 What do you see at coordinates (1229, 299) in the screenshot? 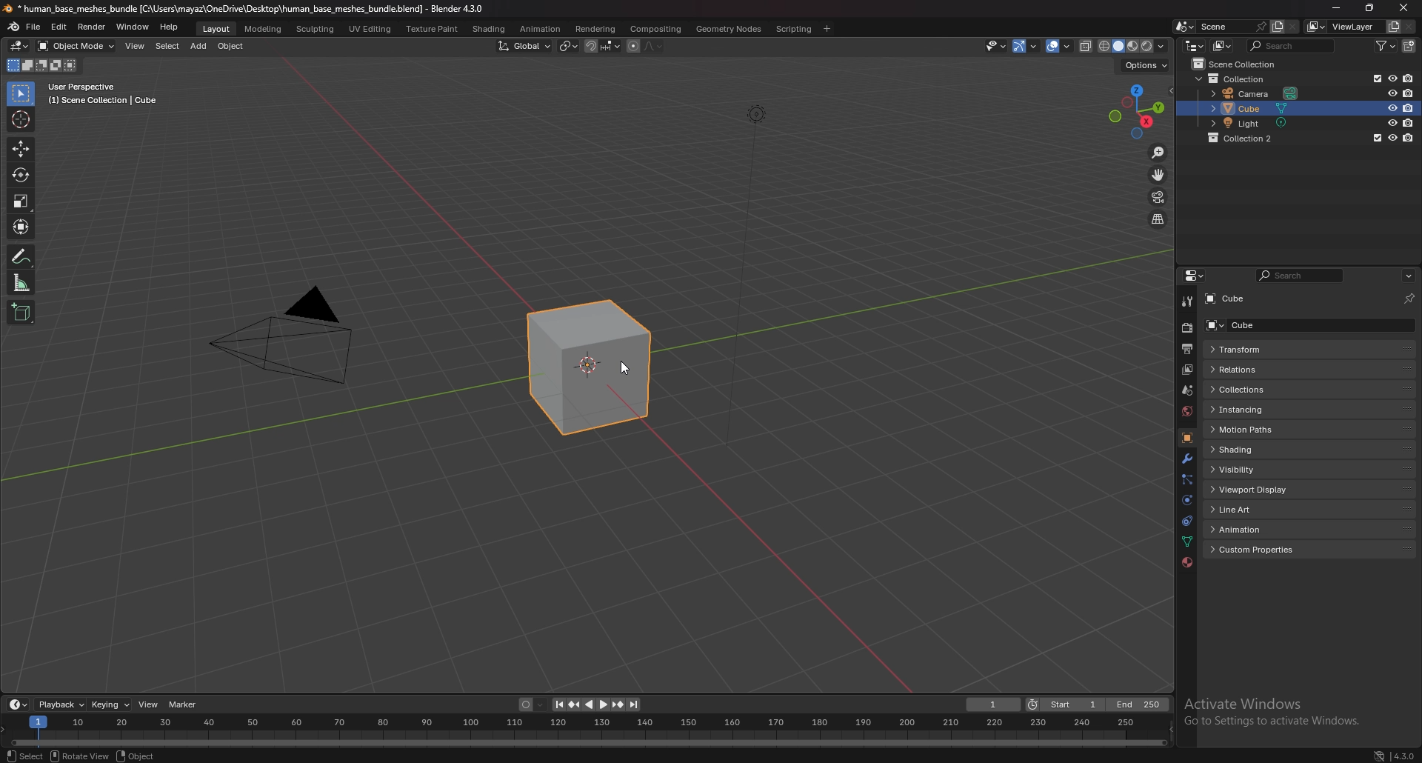
I see `cube` at bounding box center [1229, 299].